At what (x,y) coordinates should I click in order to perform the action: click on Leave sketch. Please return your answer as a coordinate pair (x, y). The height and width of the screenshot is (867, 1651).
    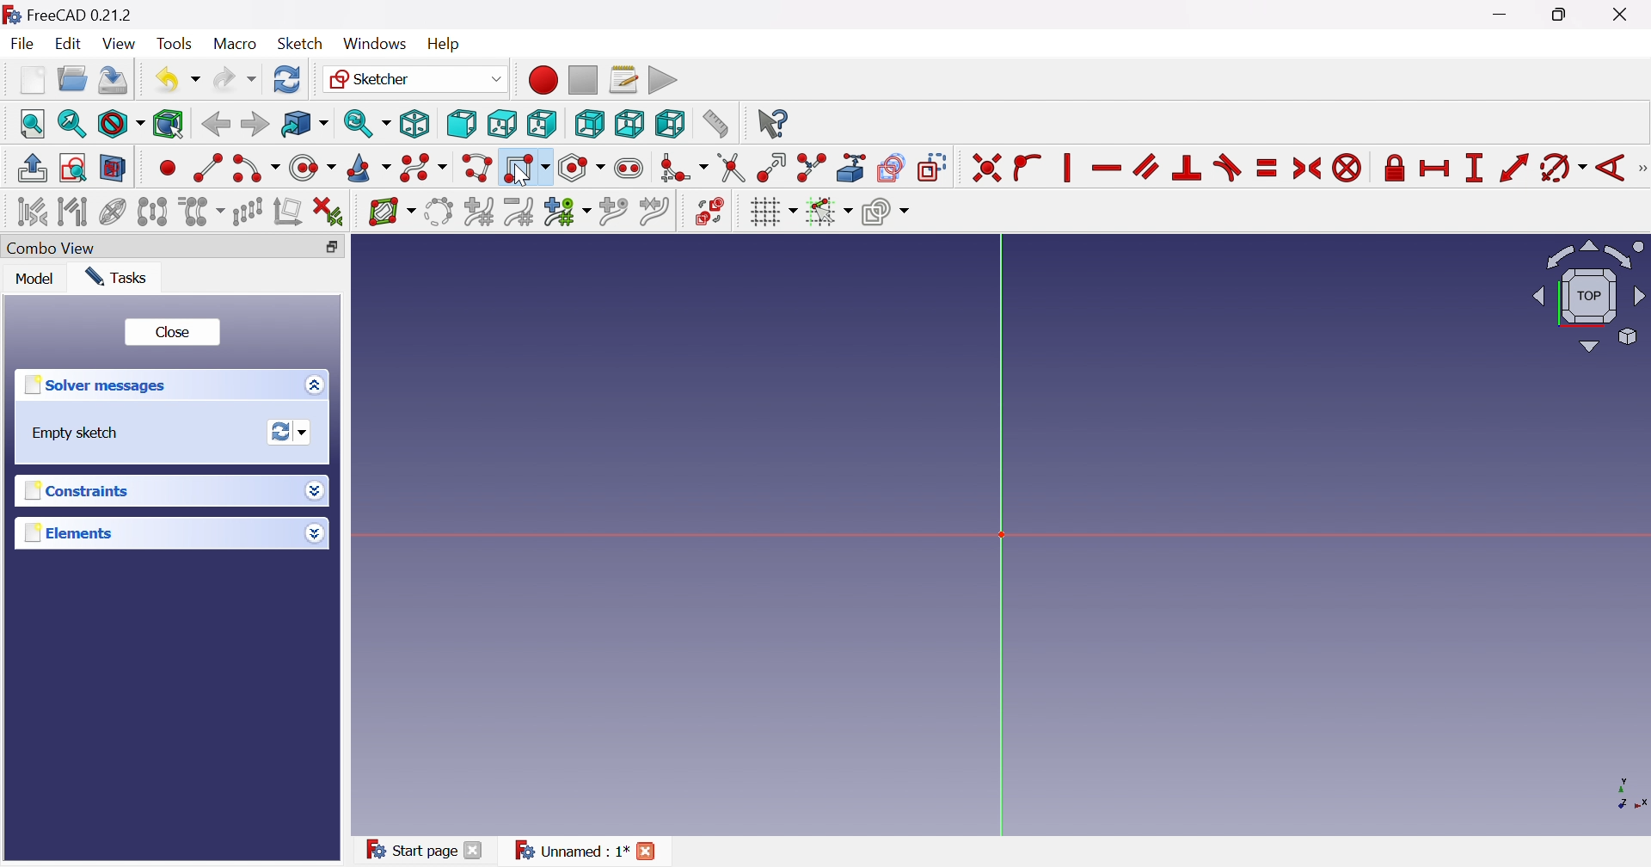
    Looking at the image, I should click on (34, 169).